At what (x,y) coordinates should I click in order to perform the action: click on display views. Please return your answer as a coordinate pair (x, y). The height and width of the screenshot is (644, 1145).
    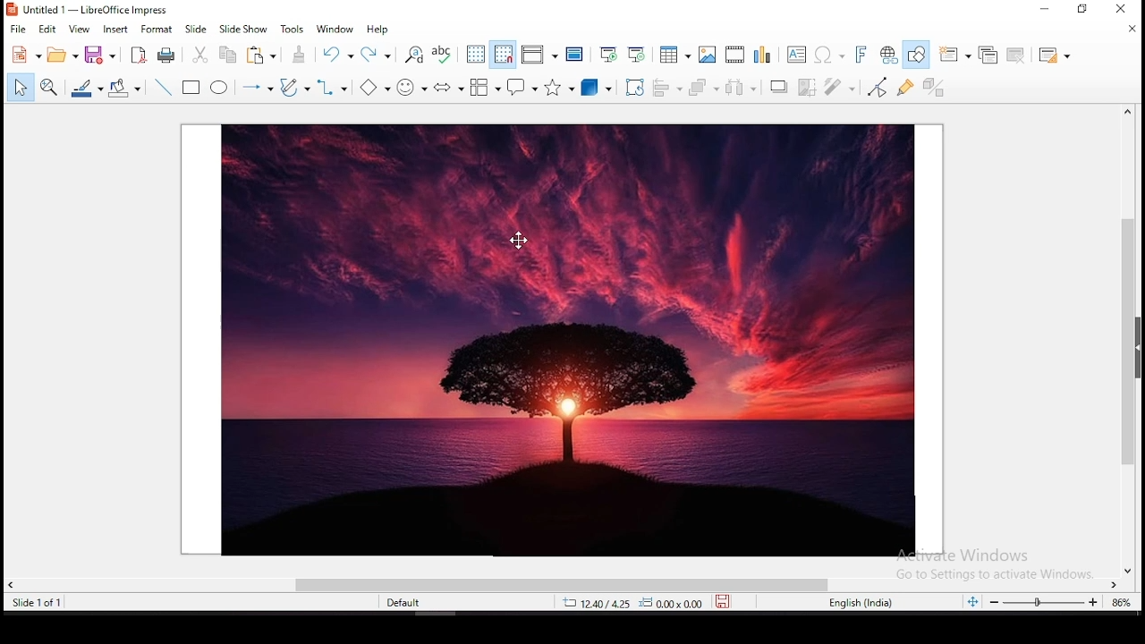
    Looking at the image, I should click on (540, 55).